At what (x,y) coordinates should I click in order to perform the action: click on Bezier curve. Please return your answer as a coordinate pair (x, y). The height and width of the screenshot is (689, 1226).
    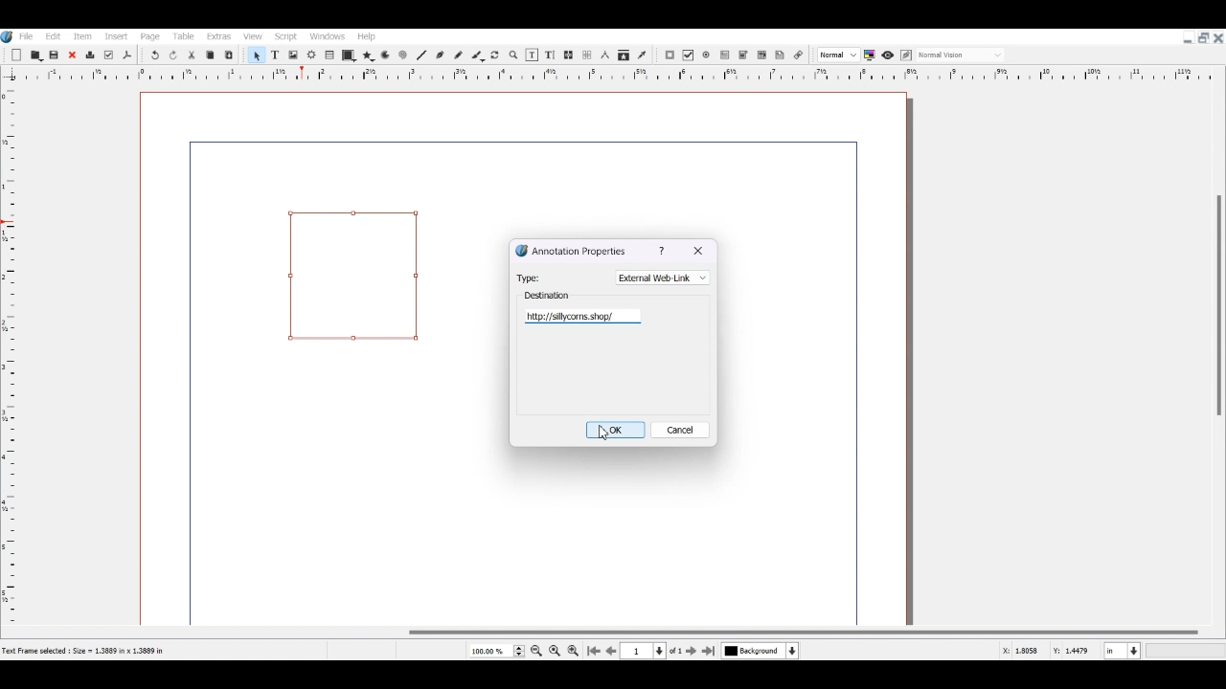
    Looking at the image, I should click on (440, 55).